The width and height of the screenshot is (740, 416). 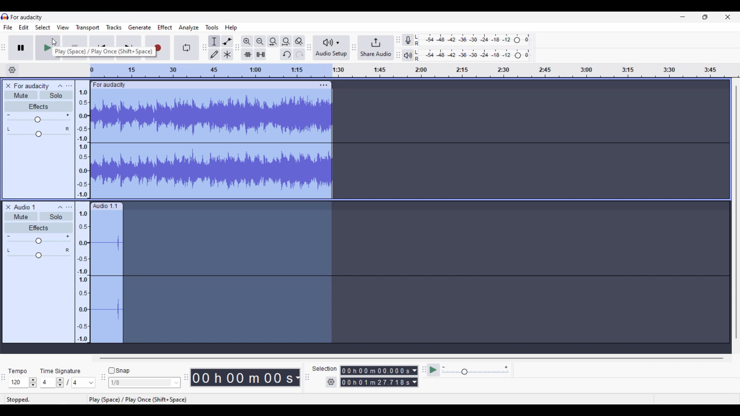 What do you see at coordinates (69, 86) in the screenshot?
I see `Open menu` at bounding box center [69, 86].